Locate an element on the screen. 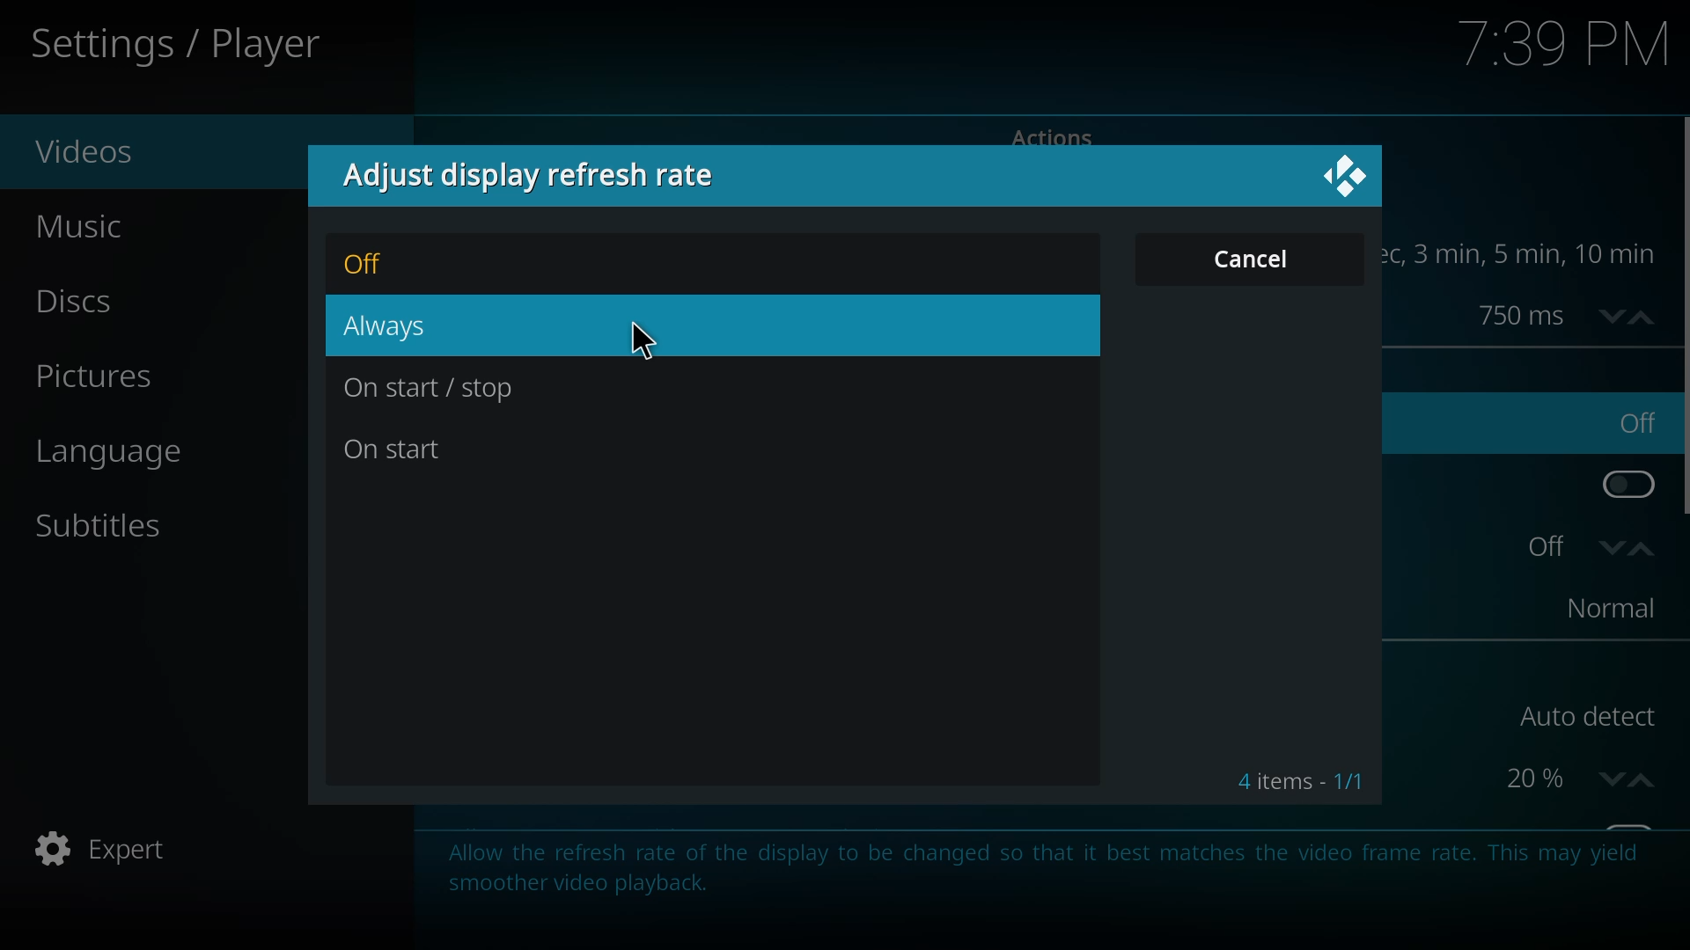 The width and height of the screenshot is (1690, 950). auto detect is located at coordinates (1583, 717).